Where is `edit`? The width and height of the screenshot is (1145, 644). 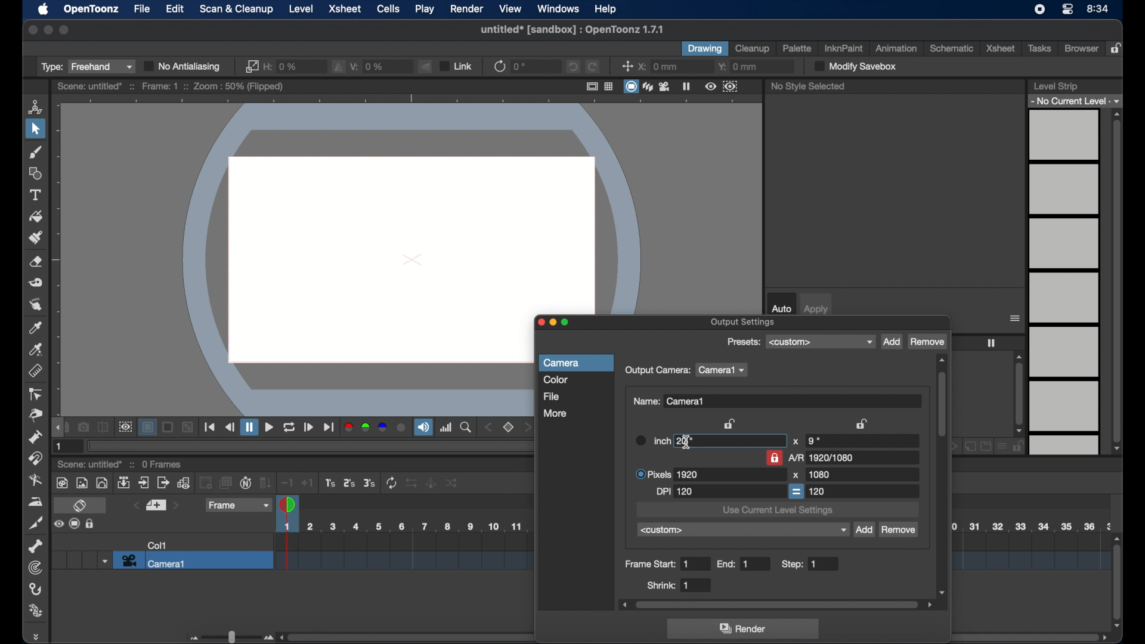
edit is located at coordinates (175, 10).